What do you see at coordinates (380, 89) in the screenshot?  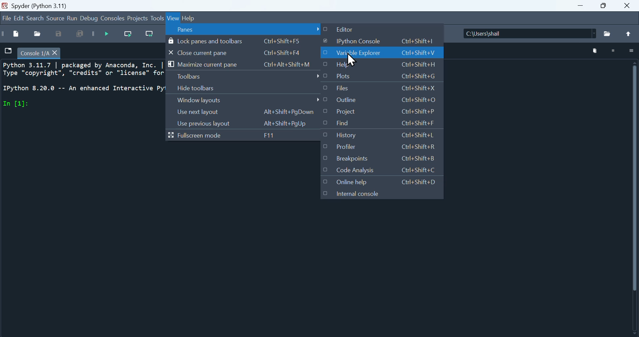 I see `files` at bounding box center [380, 89].